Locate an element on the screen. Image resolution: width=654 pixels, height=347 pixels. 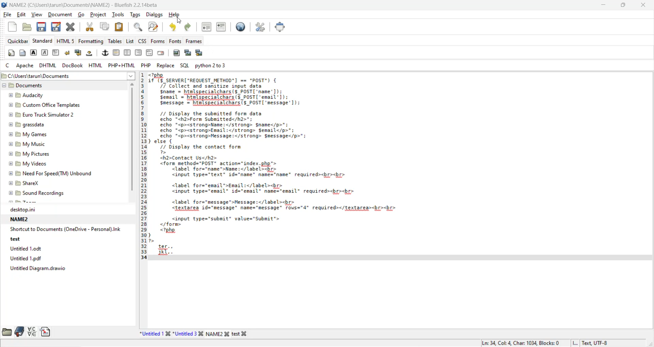
quickbar is located at coordinates (15, 41).